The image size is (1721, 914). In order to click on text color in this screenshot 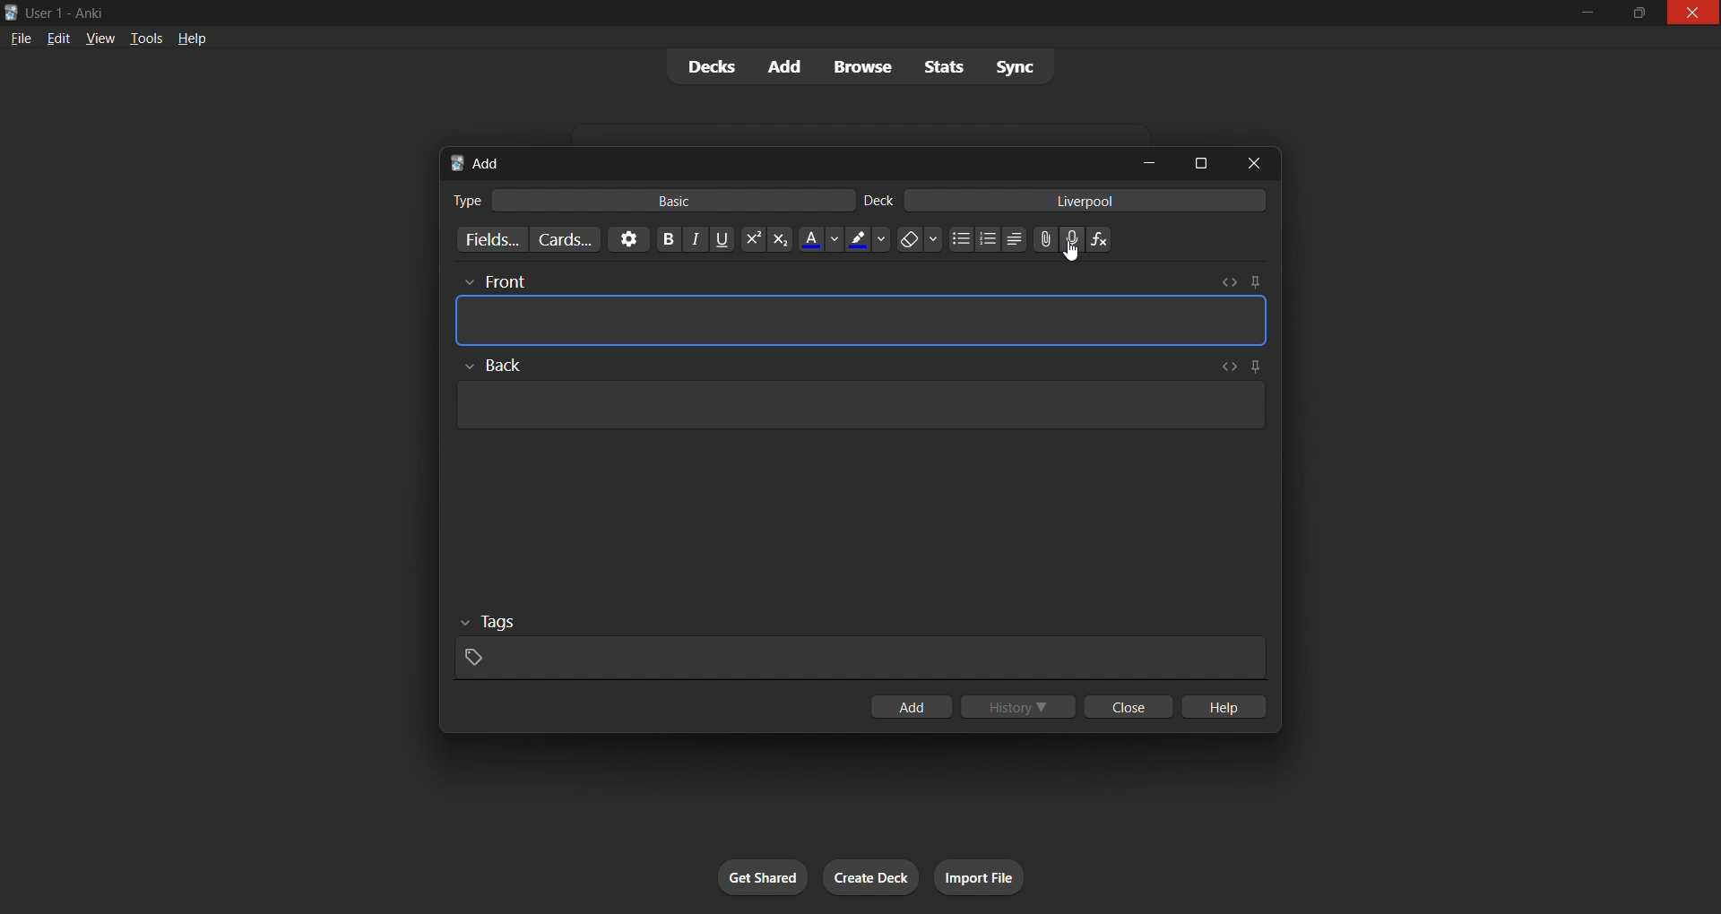, I will do `click(818, 239)`.